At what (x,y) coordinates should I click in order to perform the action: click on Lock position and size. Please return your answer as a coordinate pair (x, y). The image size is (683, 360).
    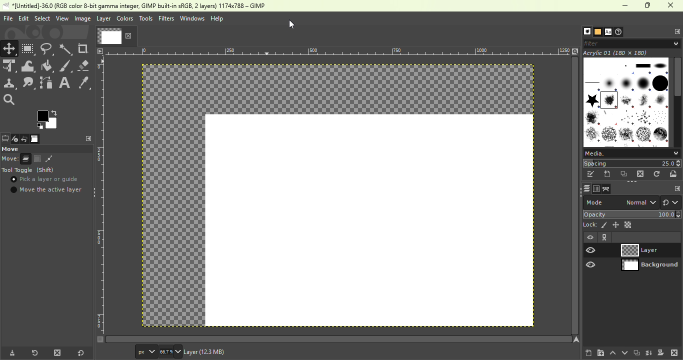
    Looking at the image, I should click on (615, 225).